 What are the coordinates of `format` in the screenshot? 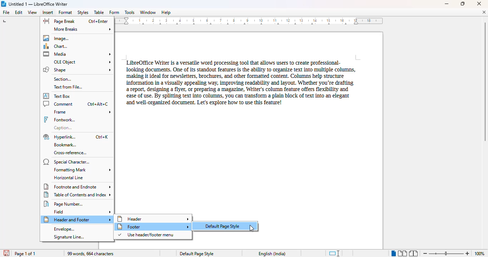 It's located at (65, 12).